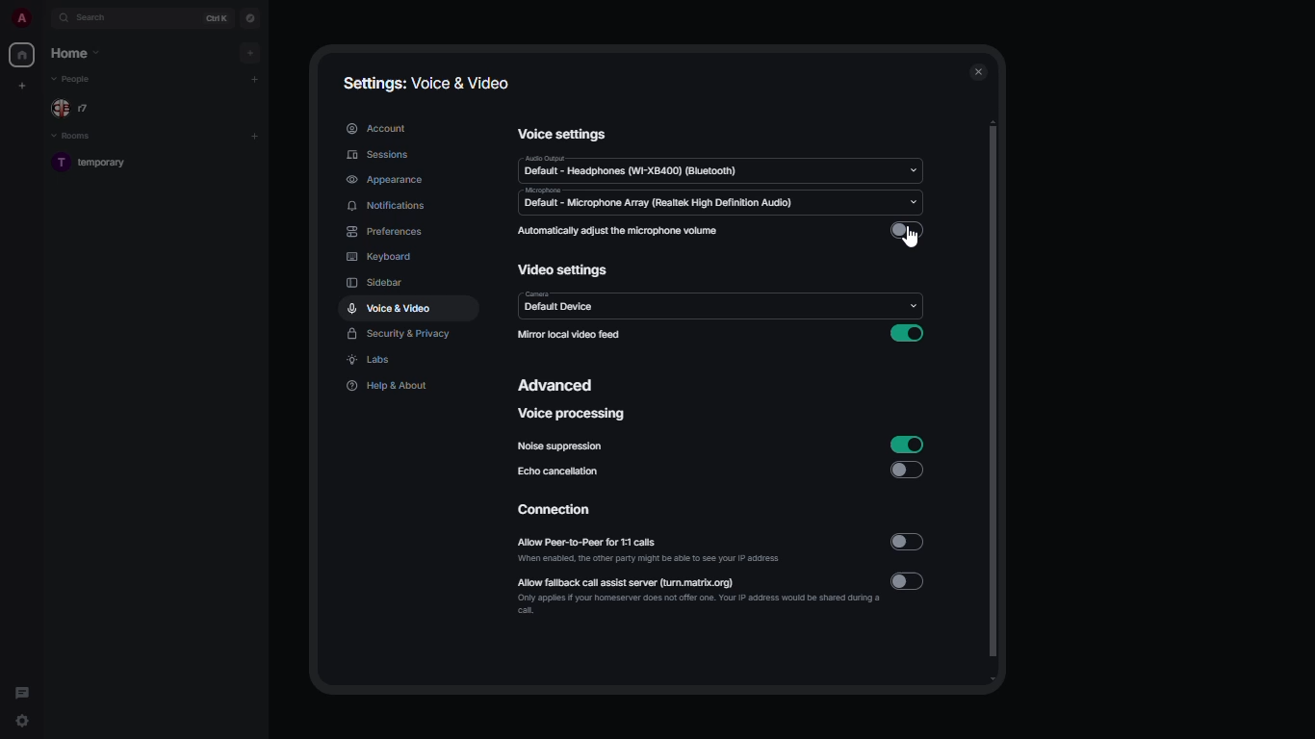 This screenshot has width=1315, height=739. What do you see at coordinates (255, 79) in the screenshot?
I see `add` at bounding box center [255, 79].